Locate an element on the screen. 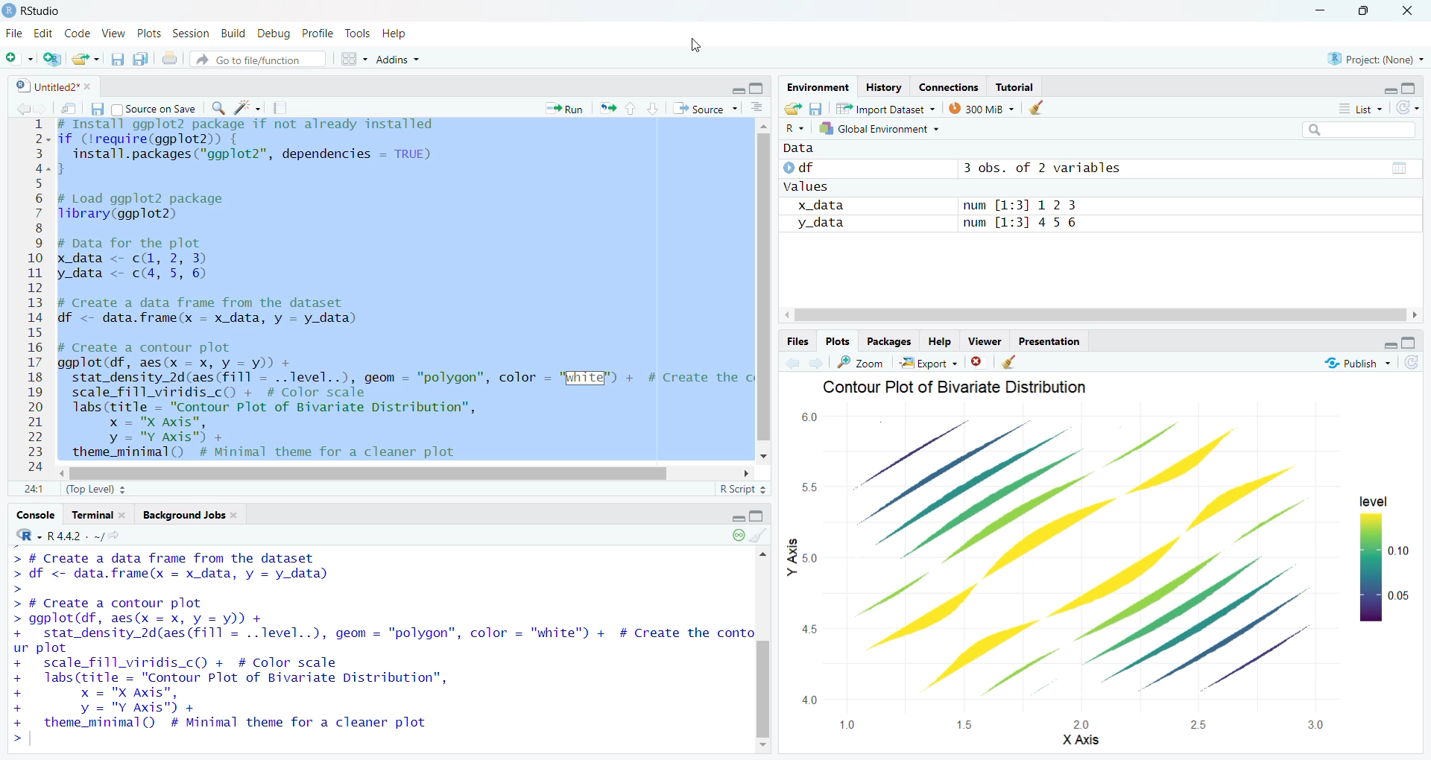 The height and width of the screenshot is (760, 1431). Tools is located at coordinates (357, 34).